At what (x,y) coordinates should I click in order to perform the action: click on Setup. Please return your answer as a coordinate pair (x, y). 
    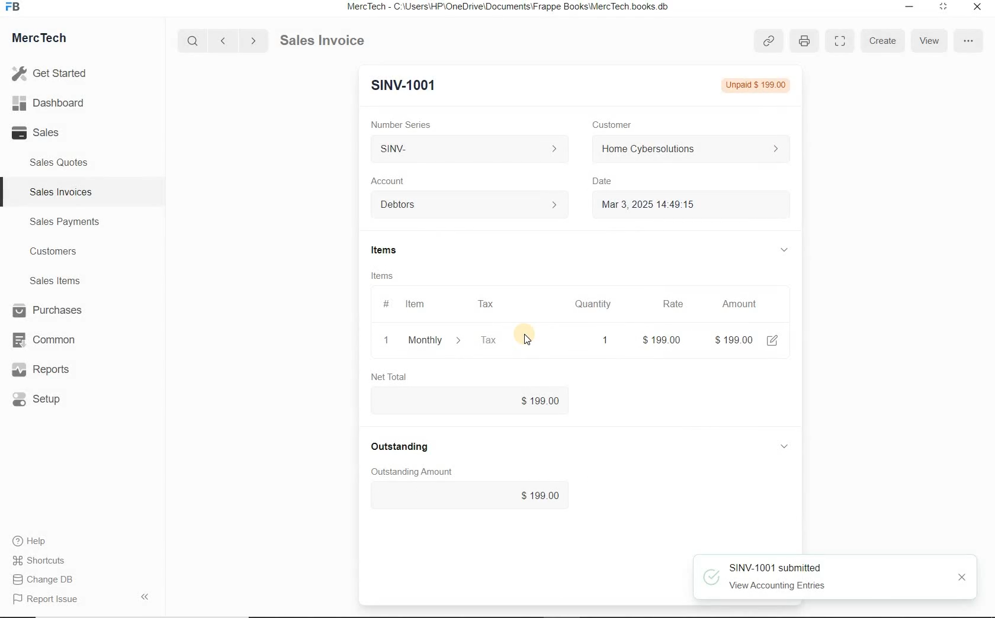
    Looking at the image, I should click on (50, 399).